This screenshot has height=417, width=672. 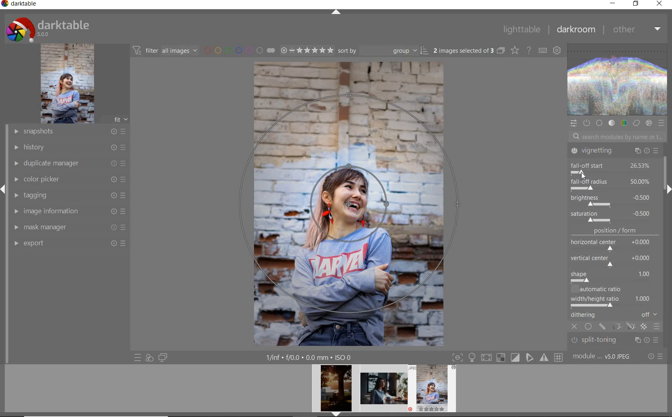 What do you see at coordinates (20, 5) in the screenshot?
I see `system name` at bounding box center [20, 5].